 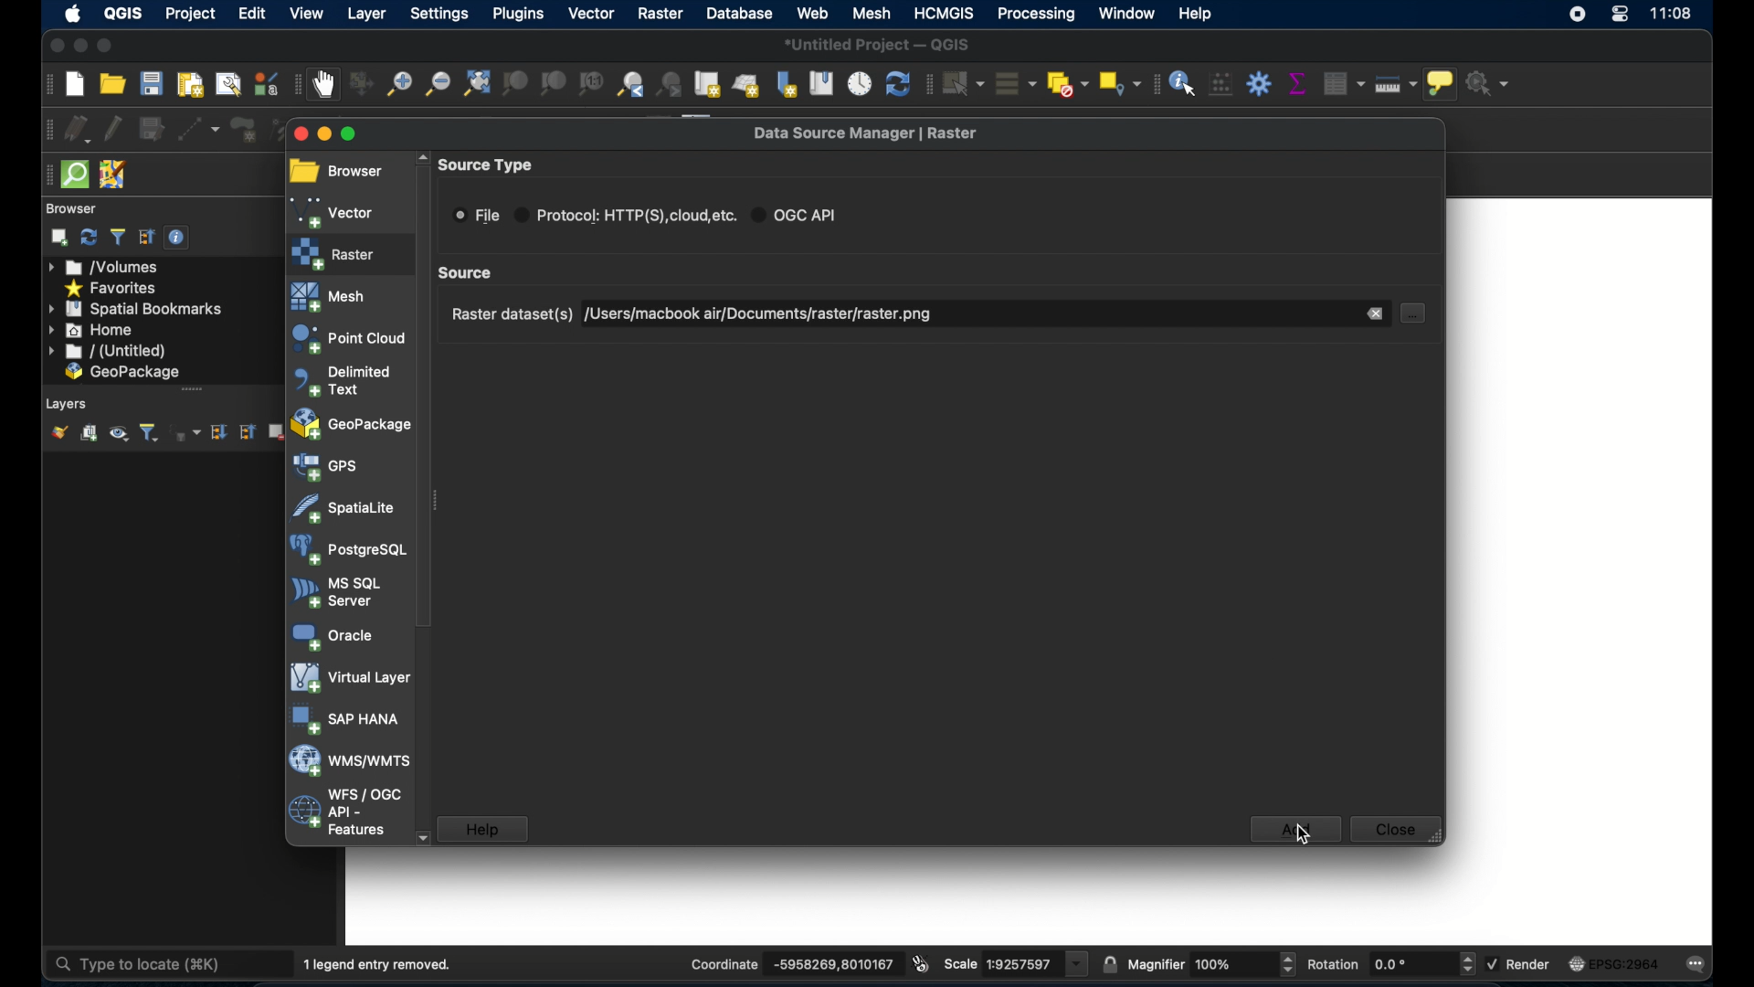 I want to click on add polygon feature, so click(x=243, y=130).